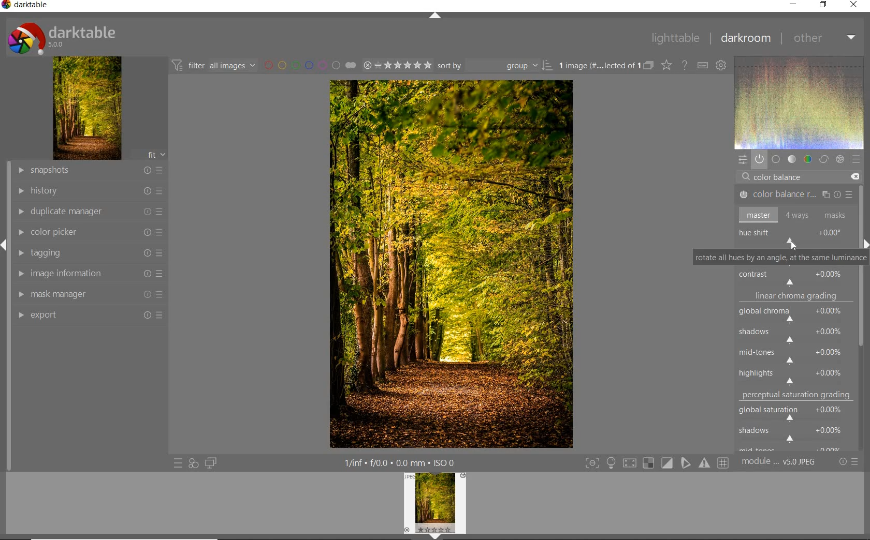  What do you see at coordinates (798, 374) in the screenshot?
I see `highlights` at bounding box center [798, 374].